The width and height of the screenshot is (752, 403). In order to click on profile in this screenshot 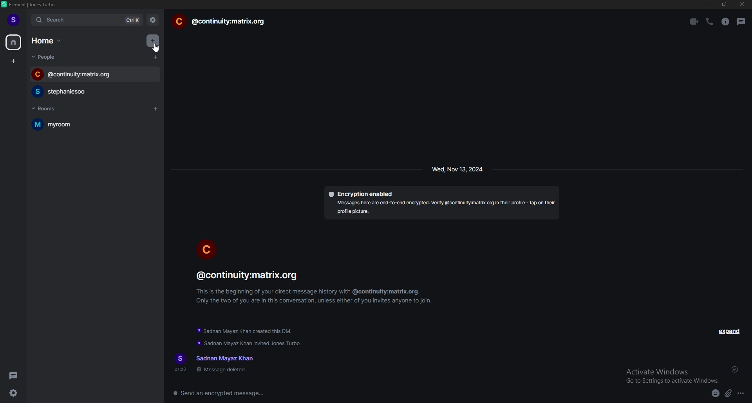, I will do `click(14, 20)`.